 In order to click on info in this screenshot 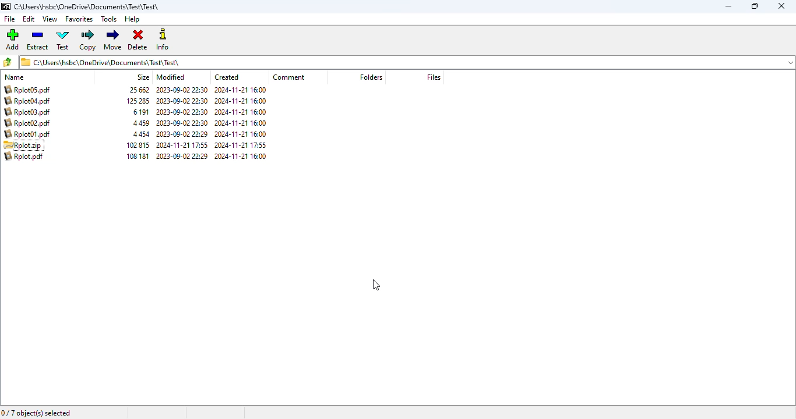, I will do `click(161, 39)`.